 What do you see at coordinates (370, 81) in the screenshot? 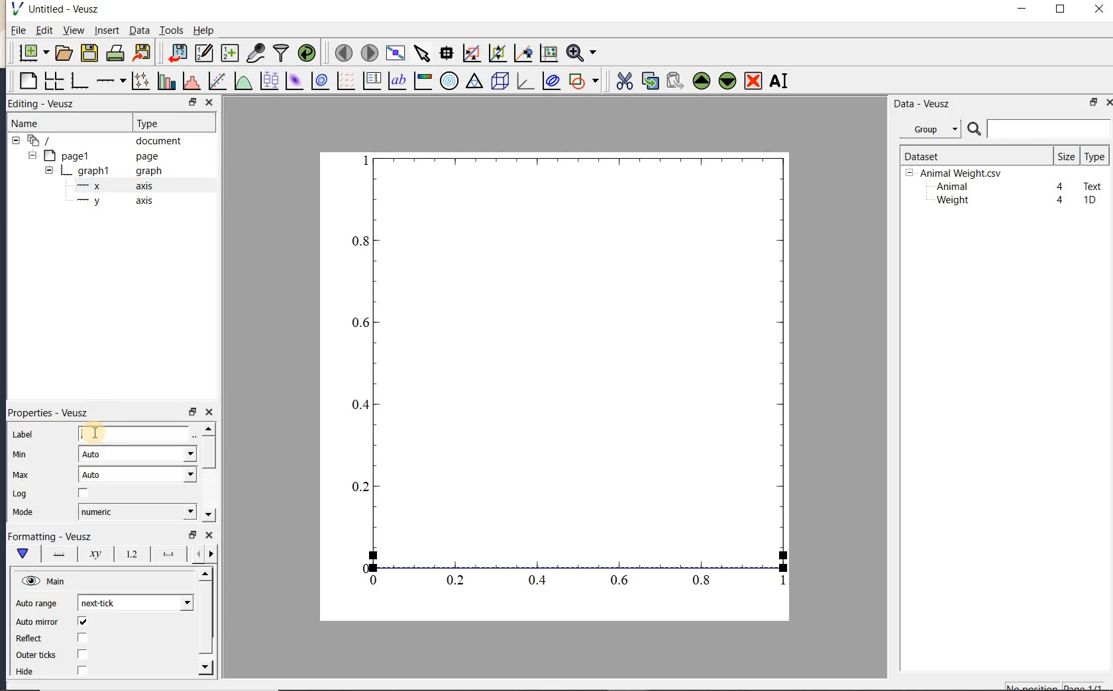
I see `plot key` at bounding box center [370, 81].